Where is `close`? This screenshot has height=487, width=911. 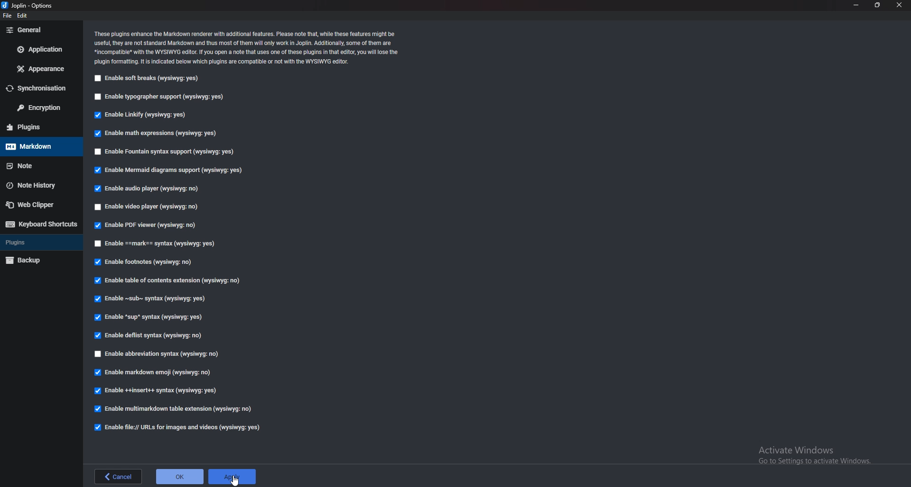
close is located at coordinates (900, 5).